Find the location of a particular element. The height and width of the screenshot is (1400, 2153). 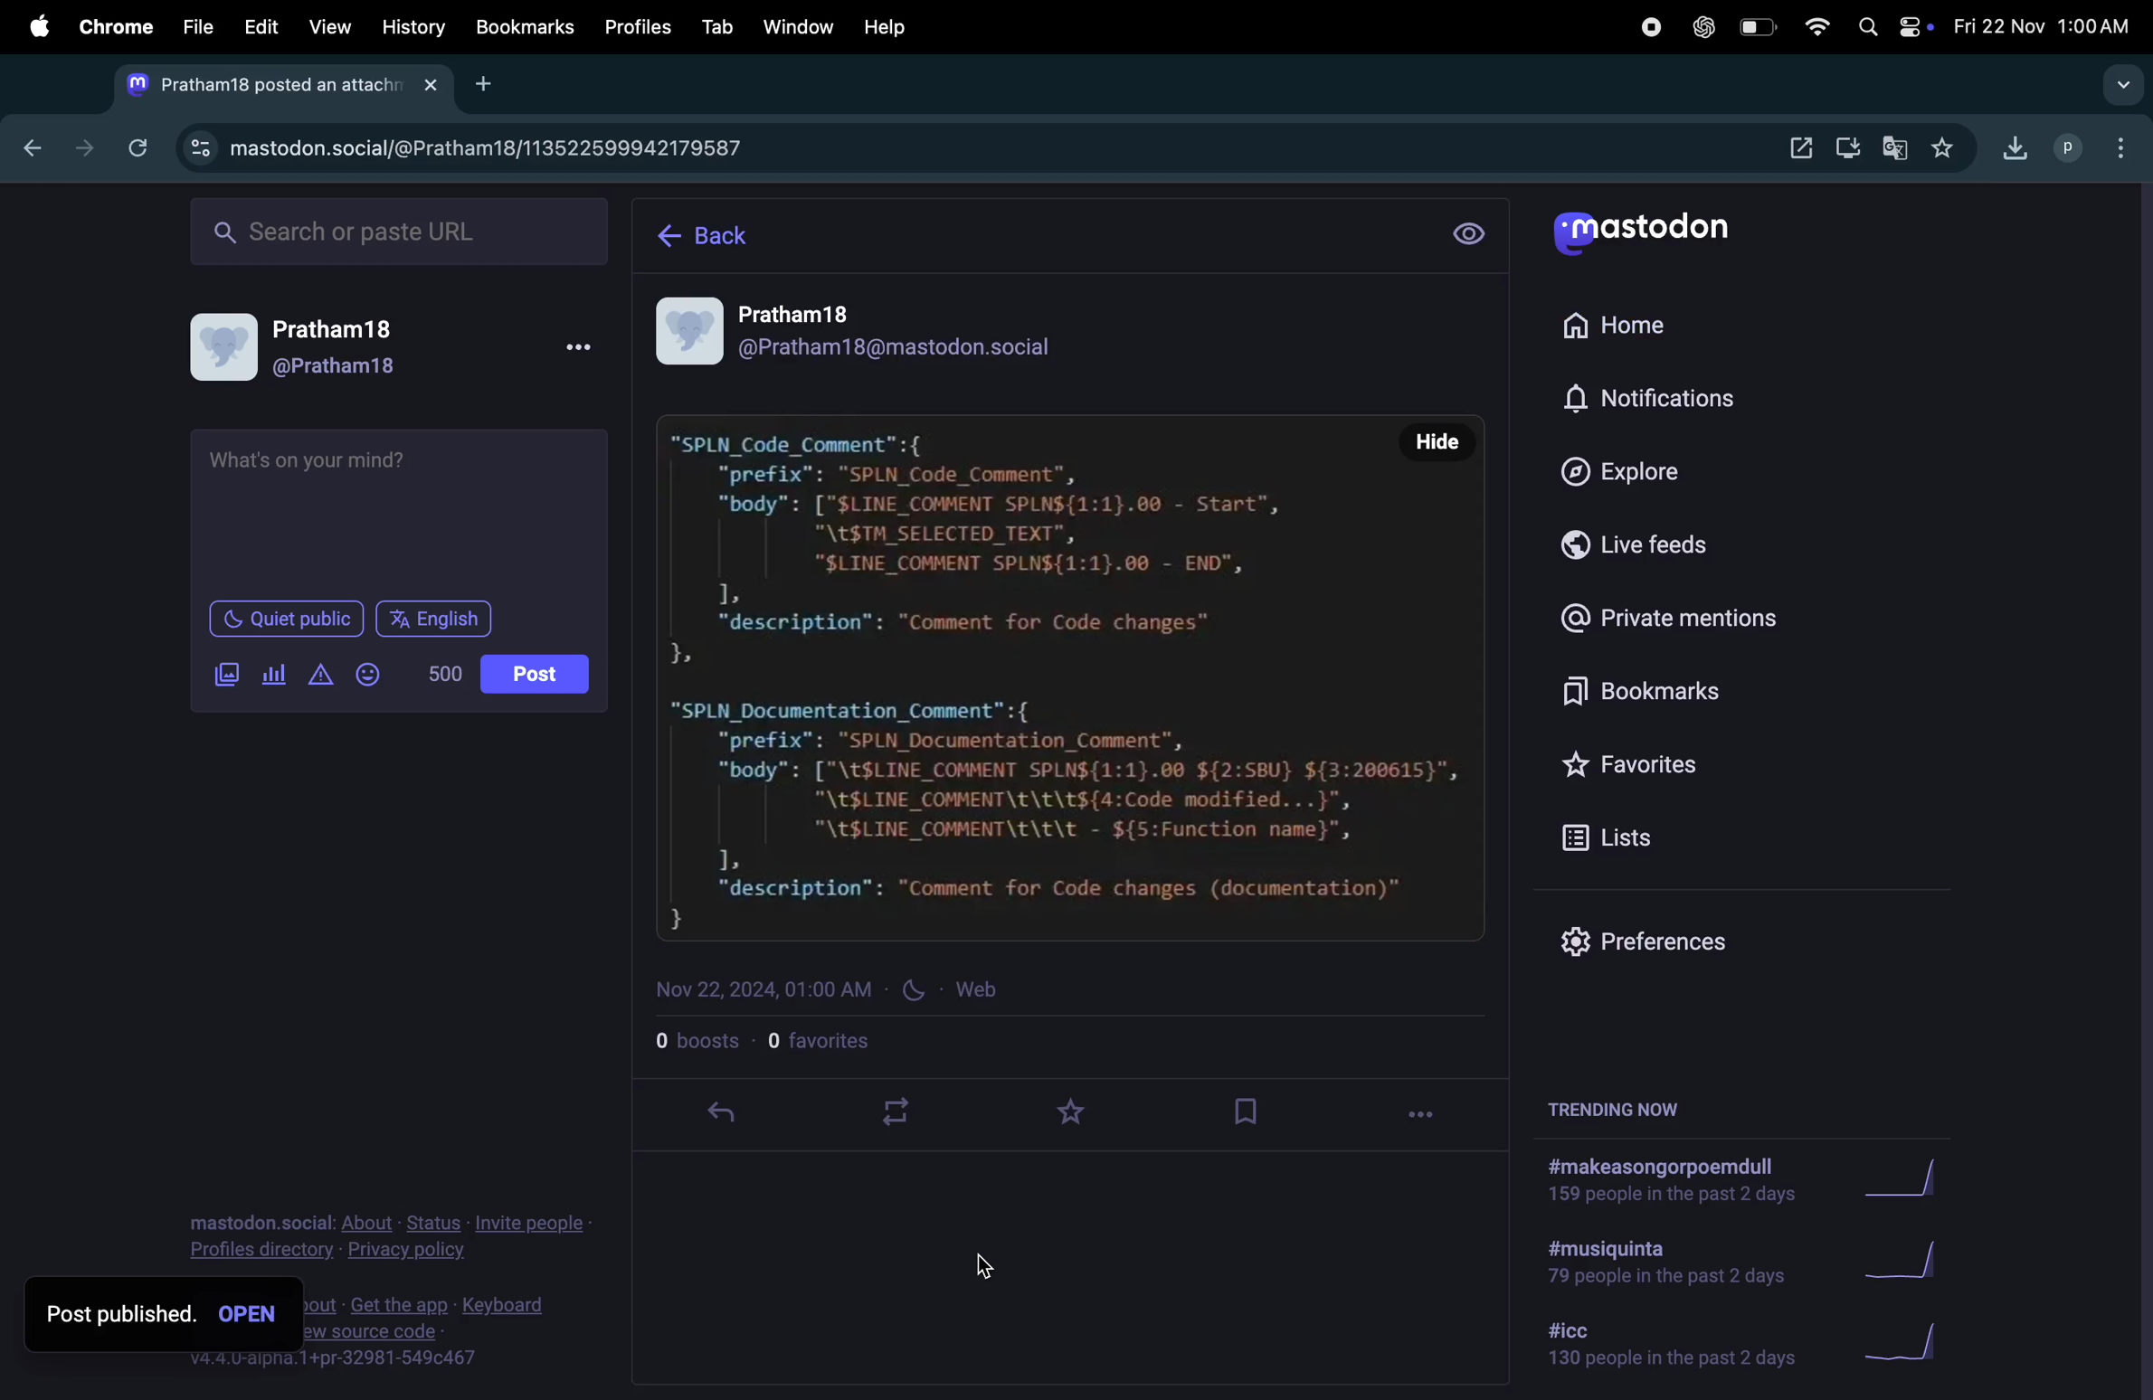

status is located at coordinates (437, 1224).